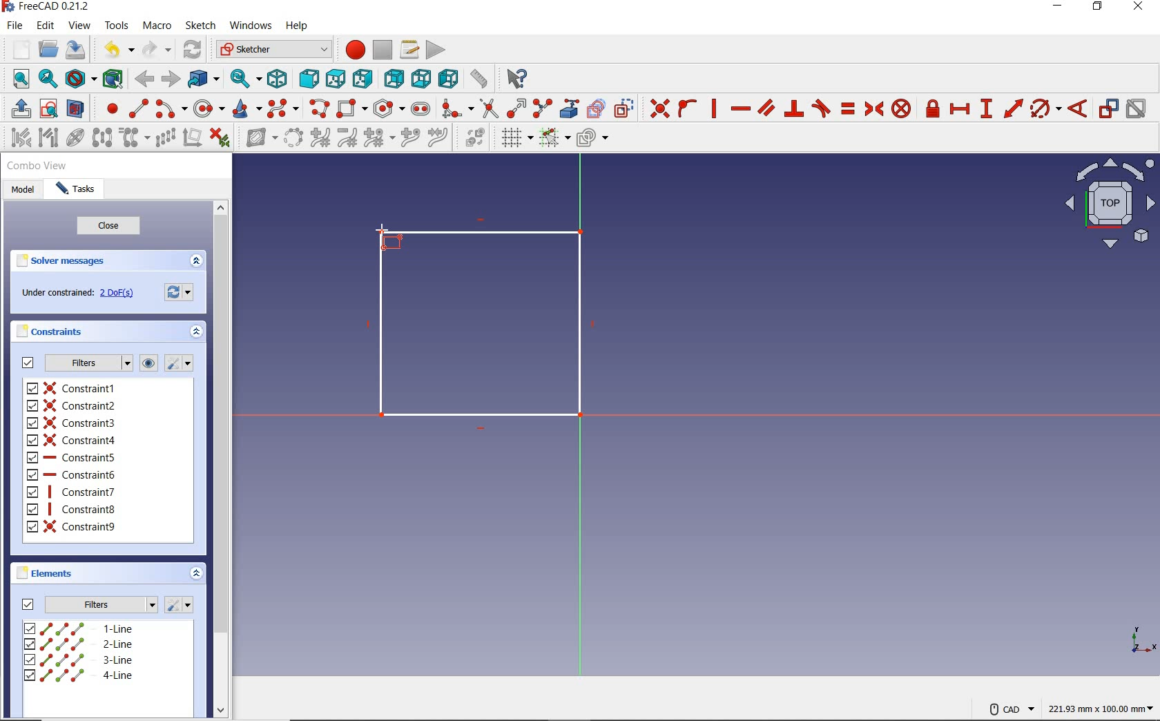 The width and height of the screenshot is (1160, 721). I want to click on configure rendering order, so click(595, 140).